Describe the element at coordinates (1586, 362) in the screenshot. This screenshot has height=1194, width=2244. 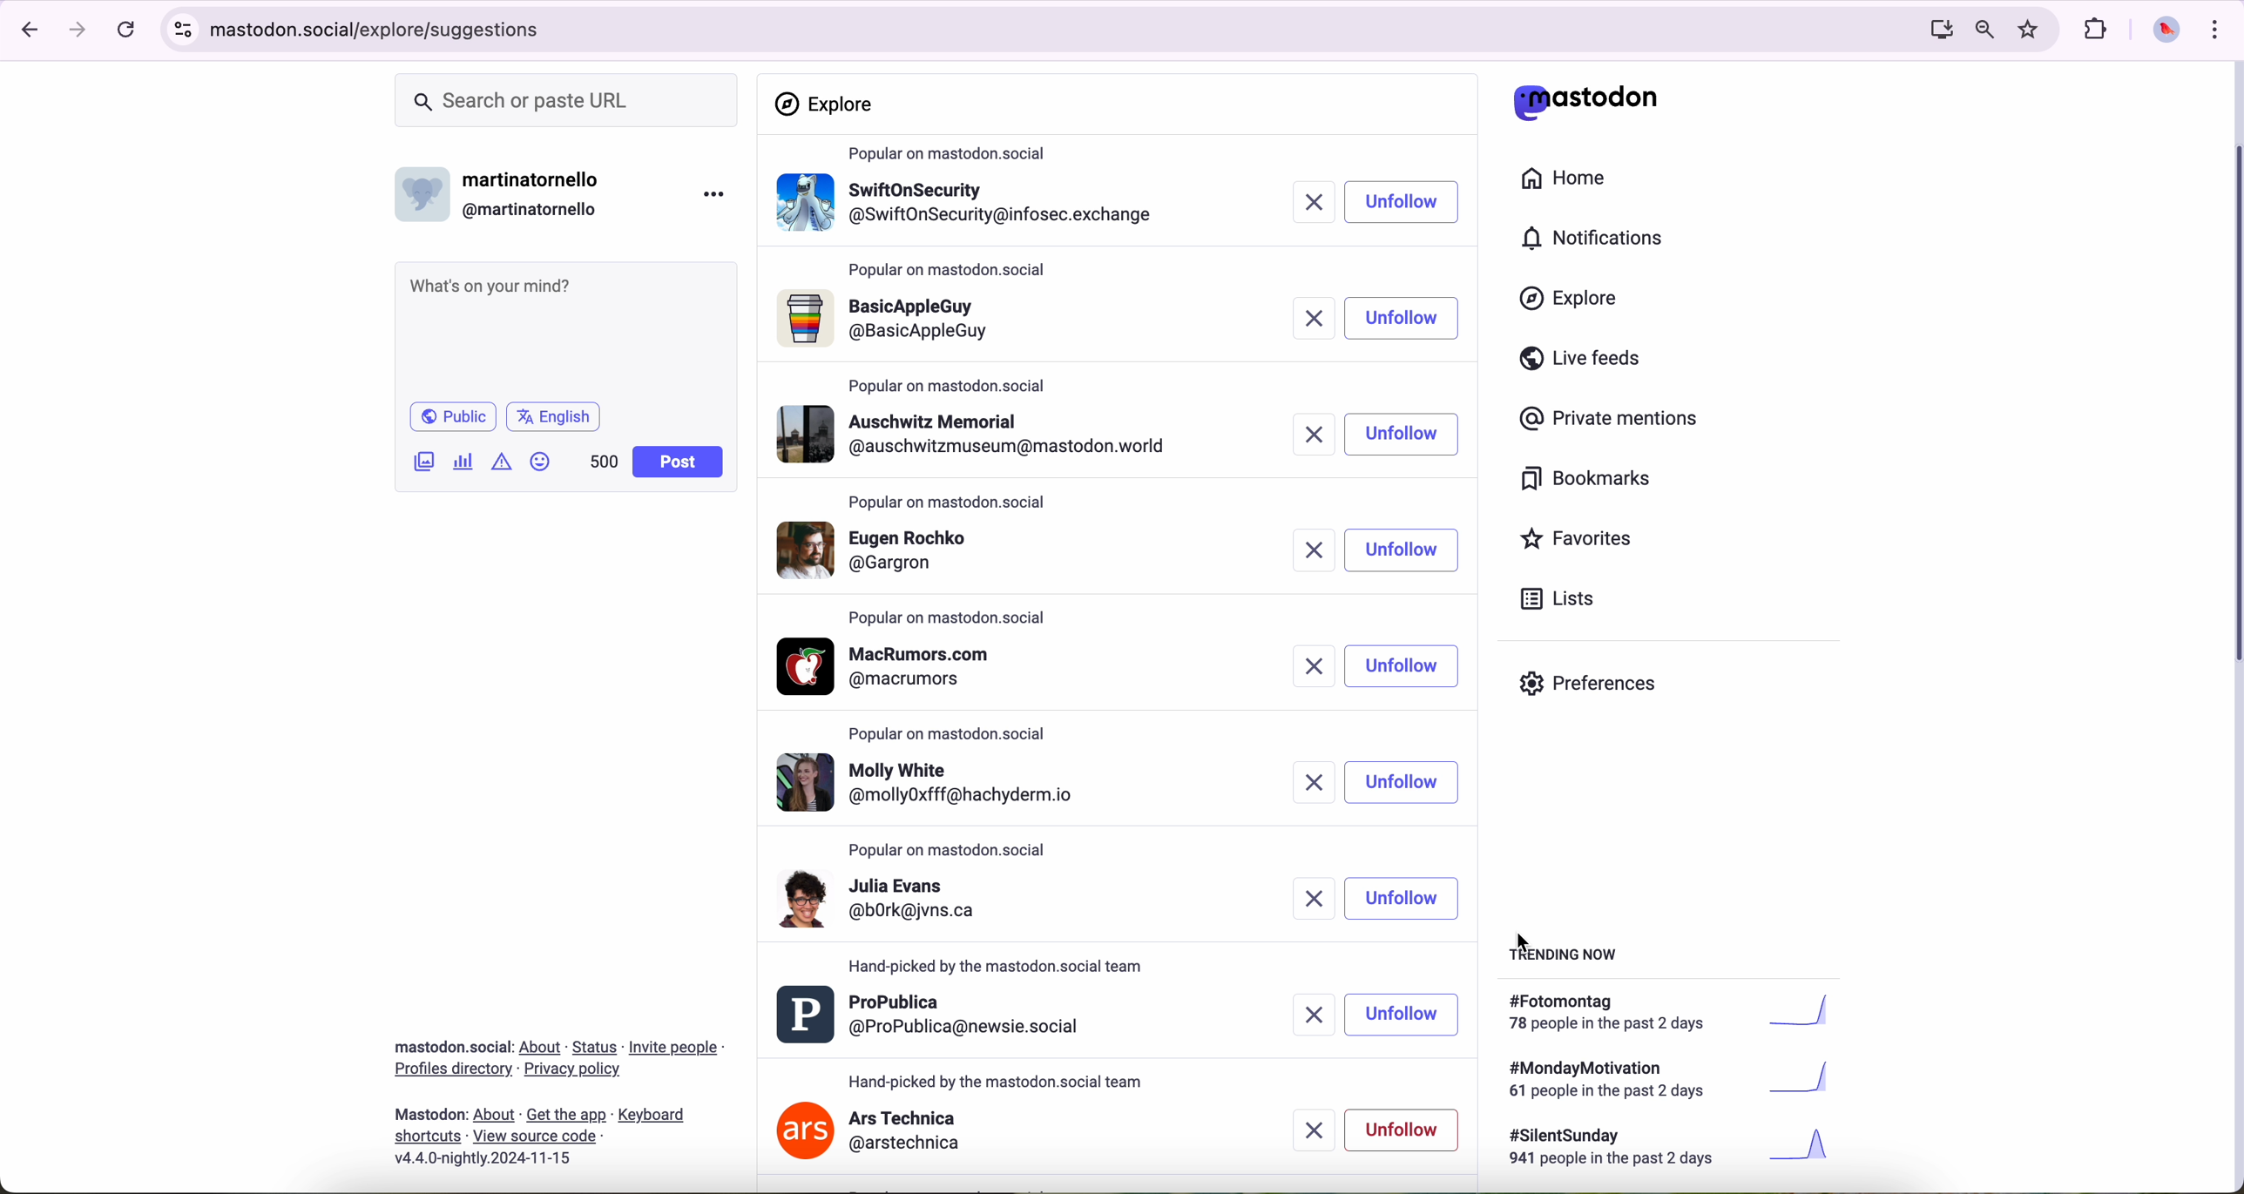
I see `live feeds` at that location.